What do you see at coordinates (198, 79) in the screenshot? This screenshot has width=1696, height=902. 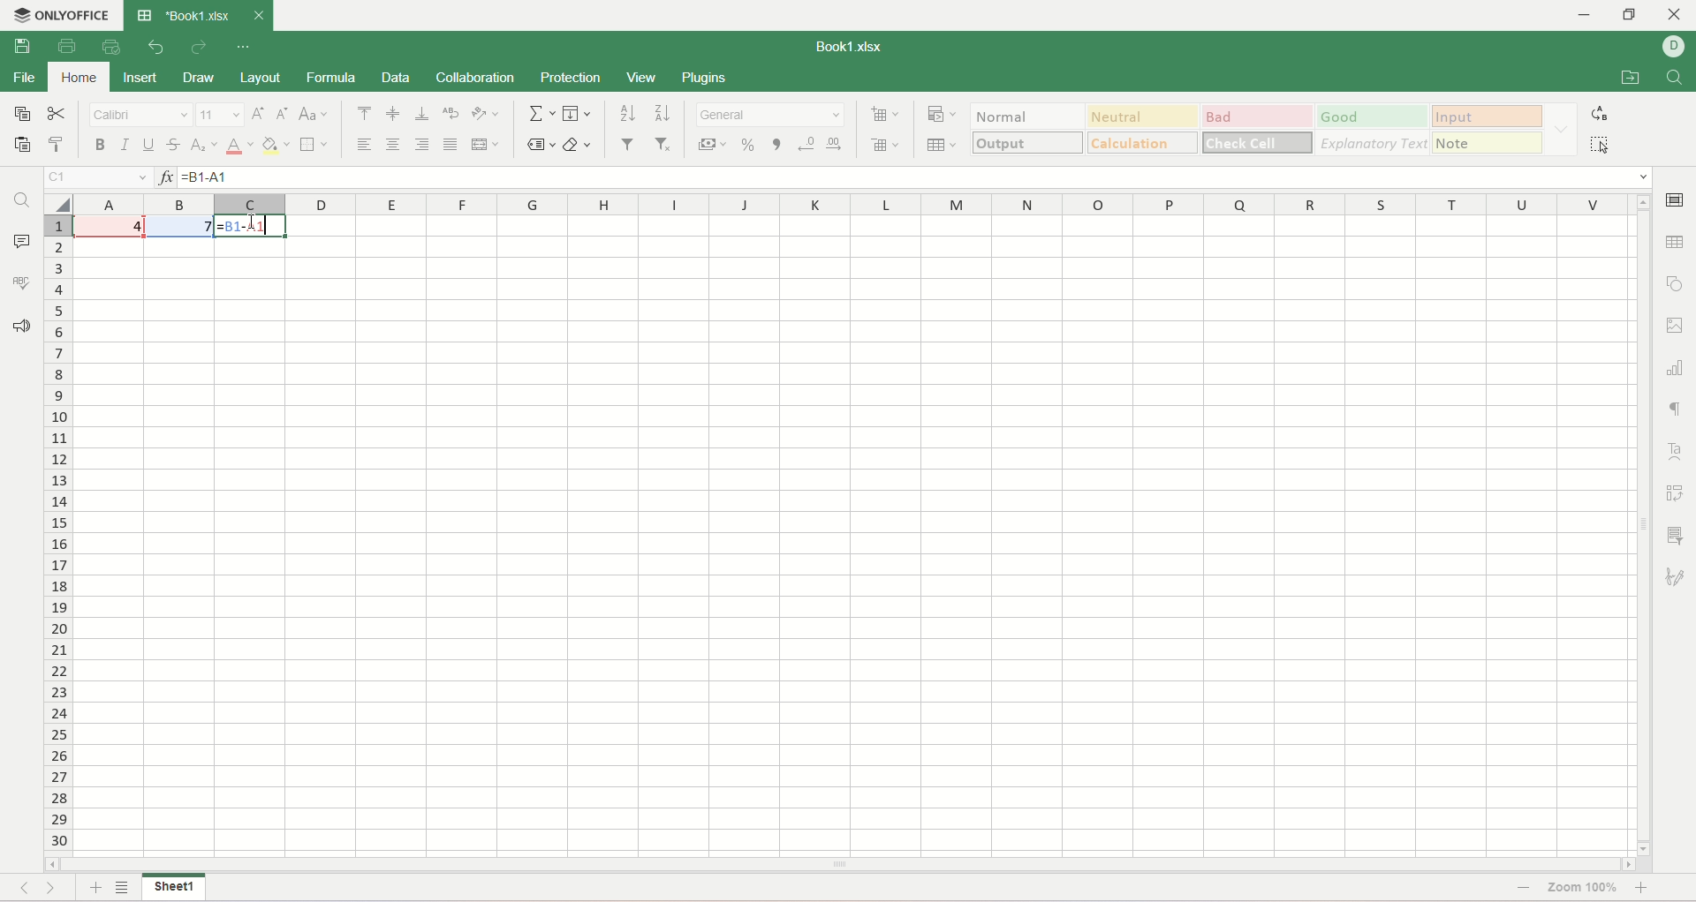 I see `draw` at bounding box center [198, 79].